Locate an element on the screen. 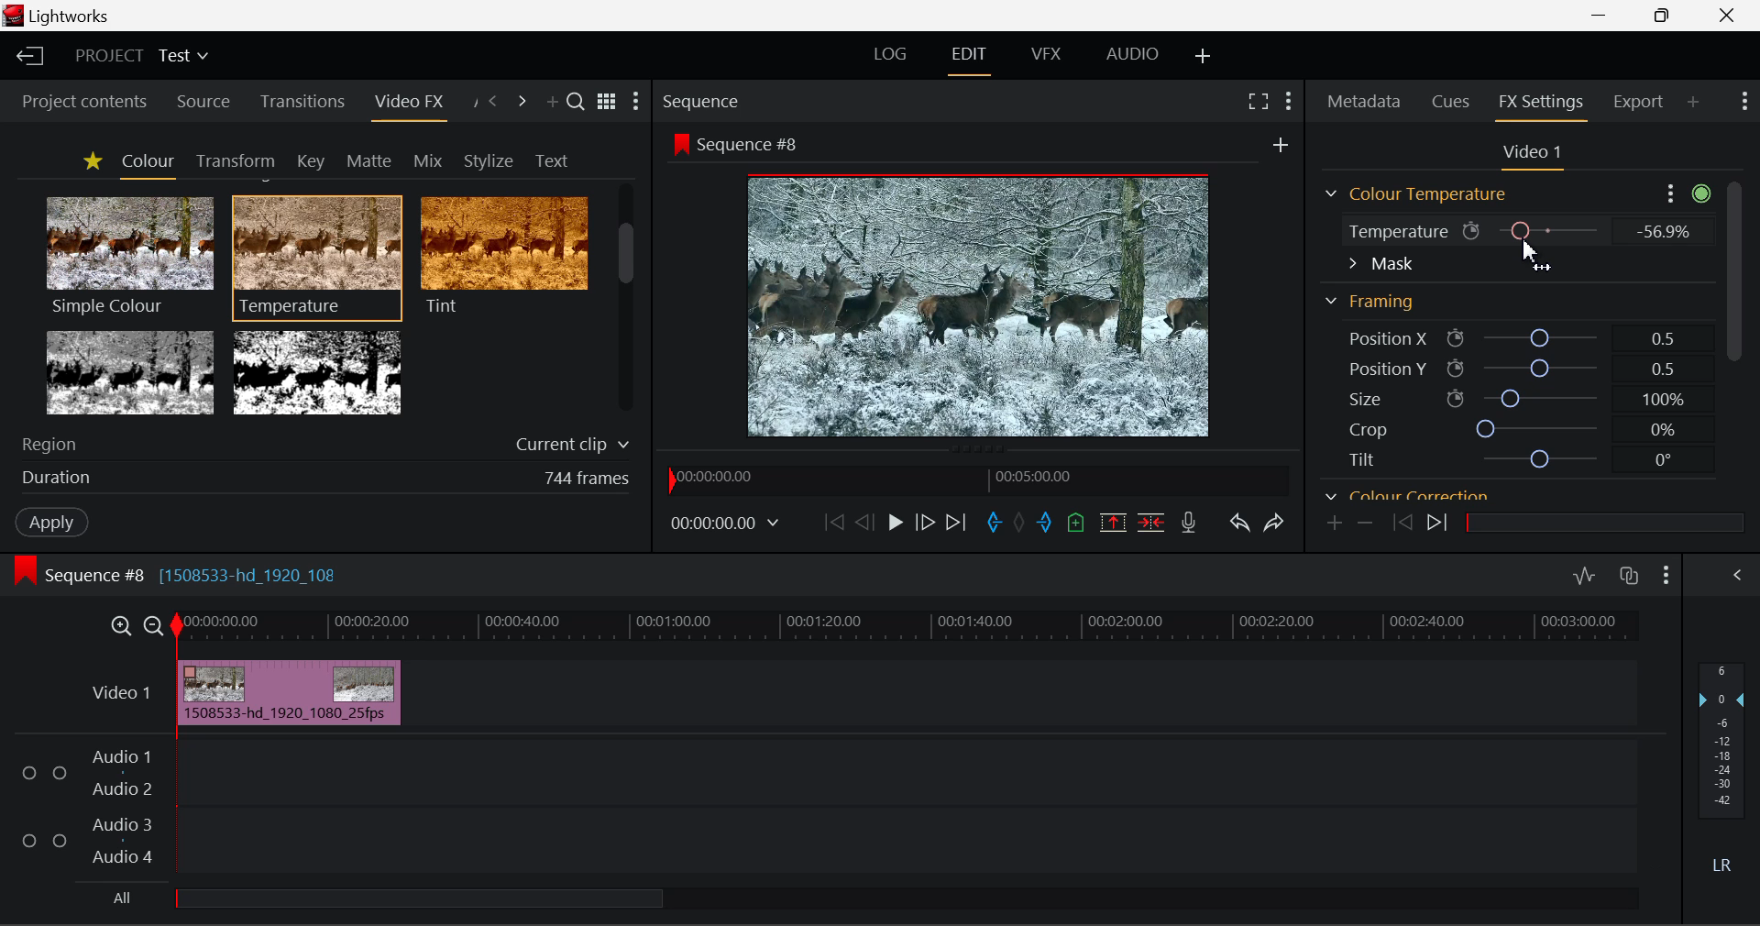  Tilt is located at coordinates (1363, 459).